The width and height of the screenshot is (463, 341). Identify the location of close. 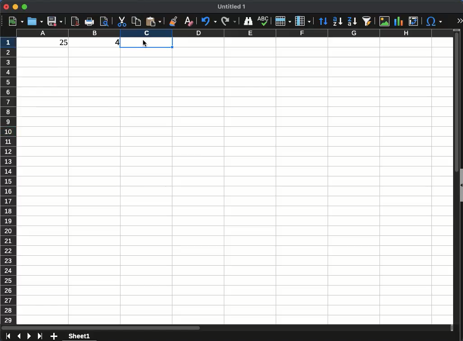
(7, 6).